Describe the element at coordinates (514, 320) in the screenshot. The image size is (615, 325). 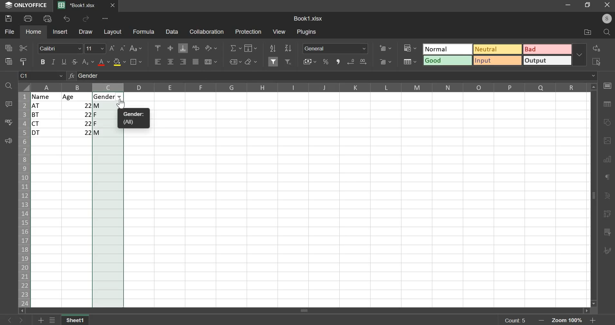
I see `count: 5` at that location.